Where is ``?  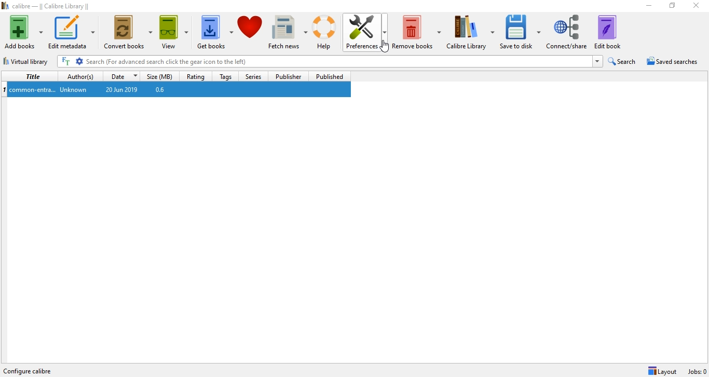
 is located at coordinates (521, 31).